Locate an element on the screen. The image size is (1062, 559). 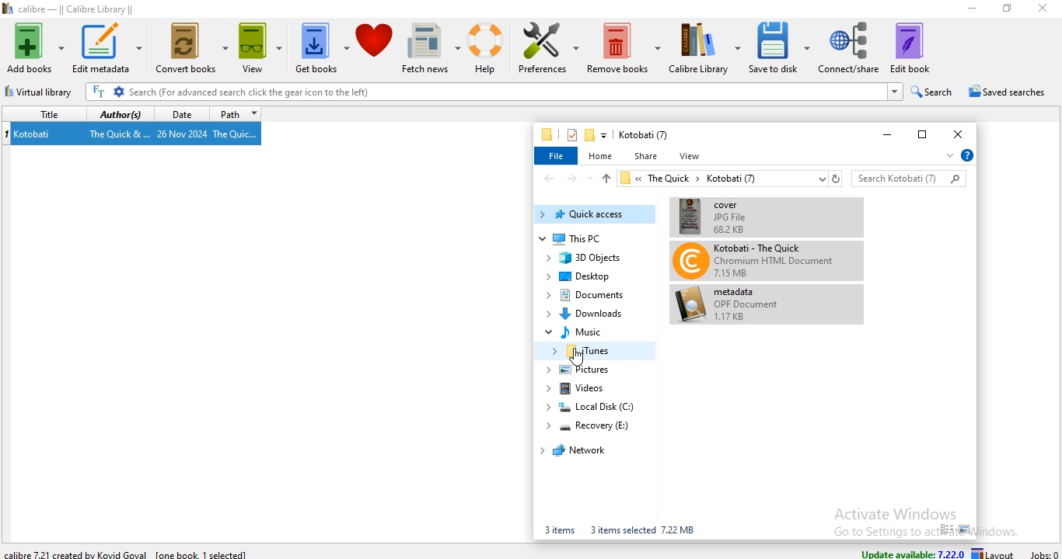
index no is located at coordinates (7, 134).